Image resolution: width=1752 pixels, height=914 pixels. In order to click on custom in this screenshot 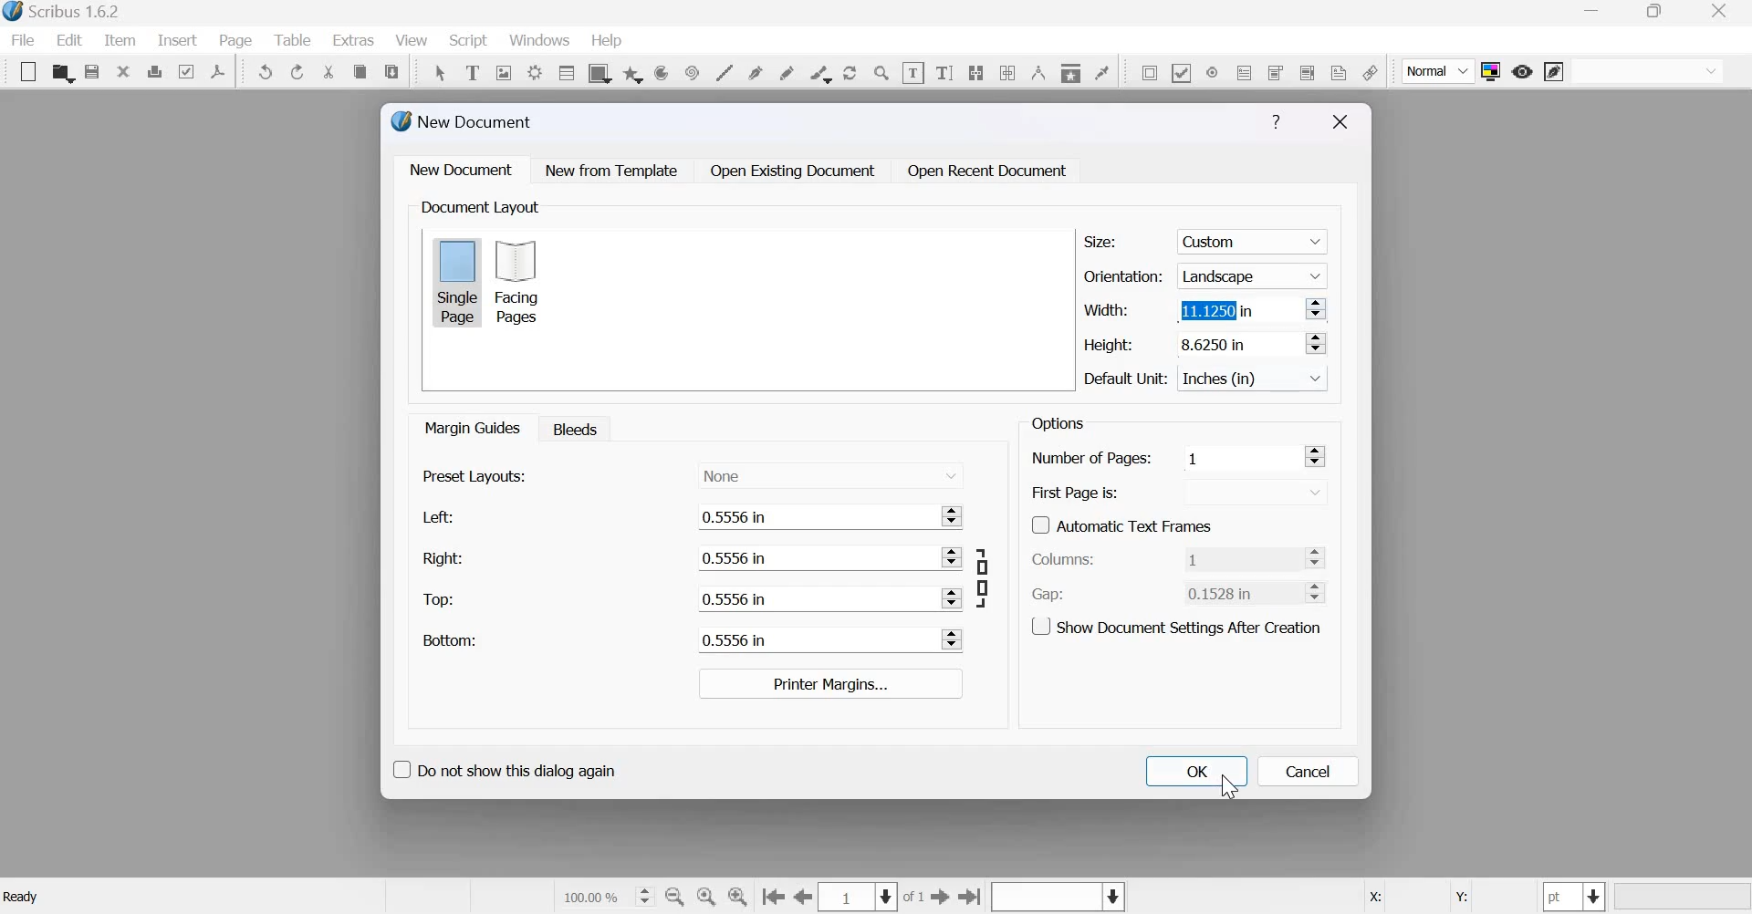, I will do `click(1256, 238)`.